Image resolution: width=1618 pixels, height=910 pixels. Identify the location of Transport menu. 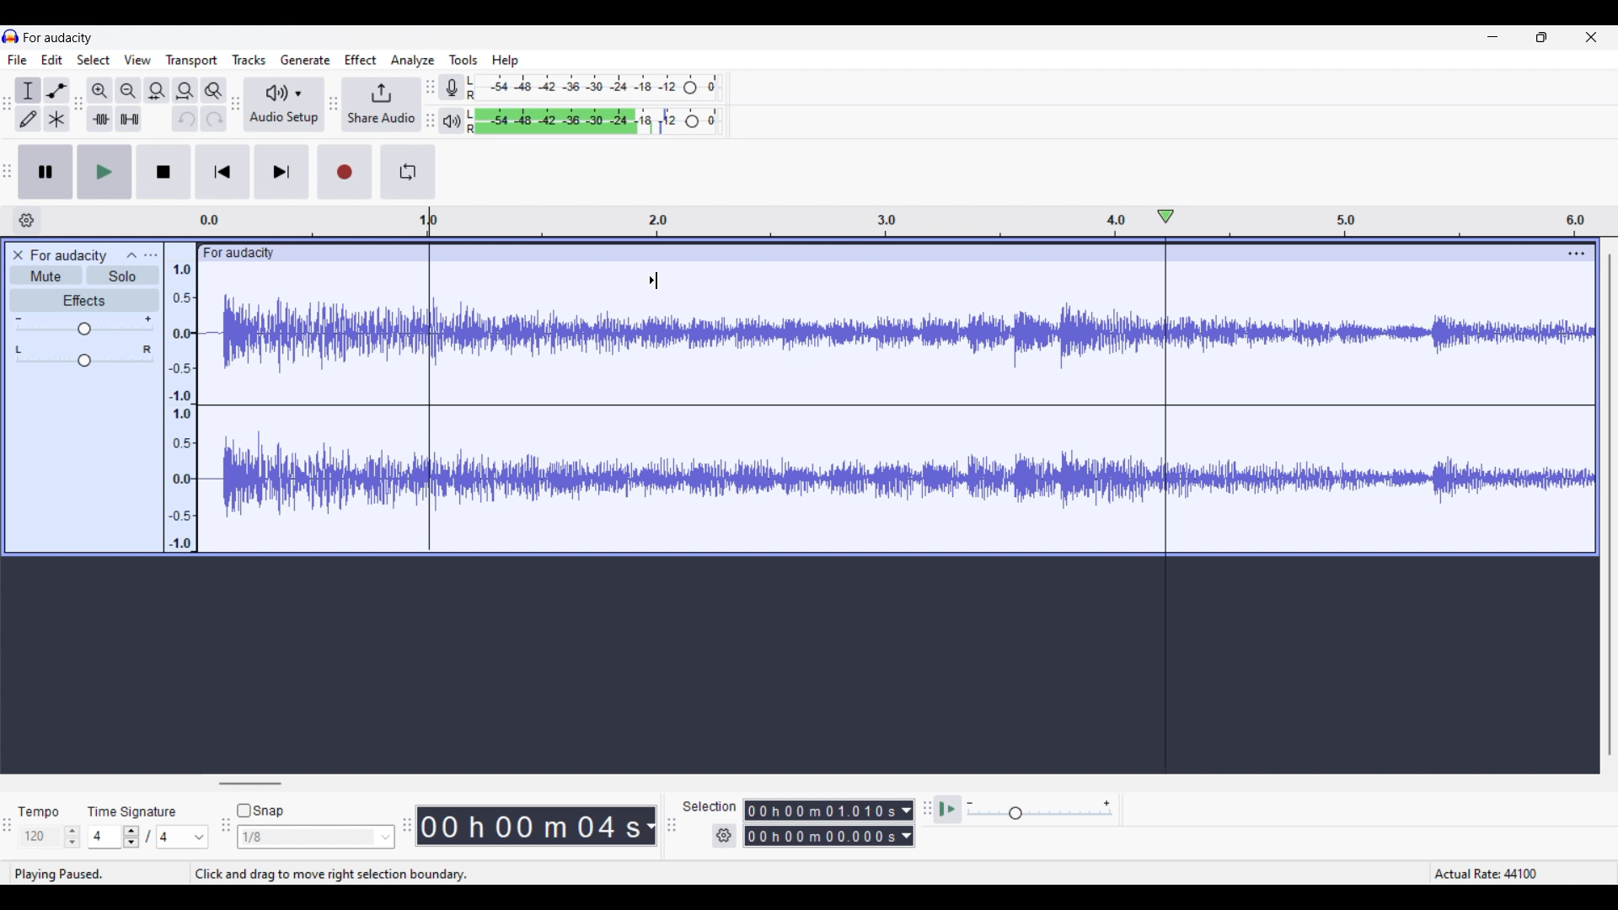
(192, 61).